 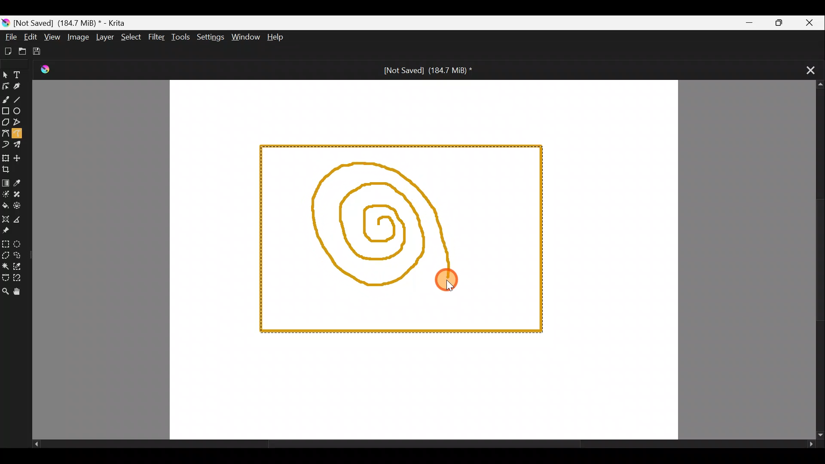 I want to click on Cursor, so click(x=450, y=286).